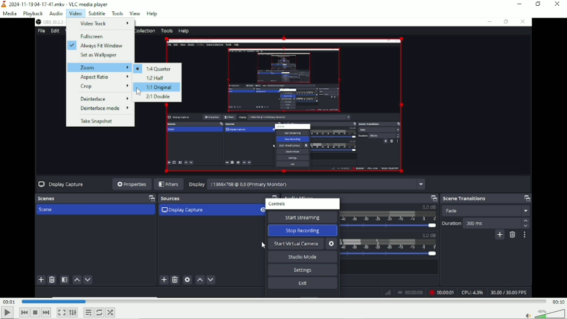  I want to click on view, so click(135, 13).